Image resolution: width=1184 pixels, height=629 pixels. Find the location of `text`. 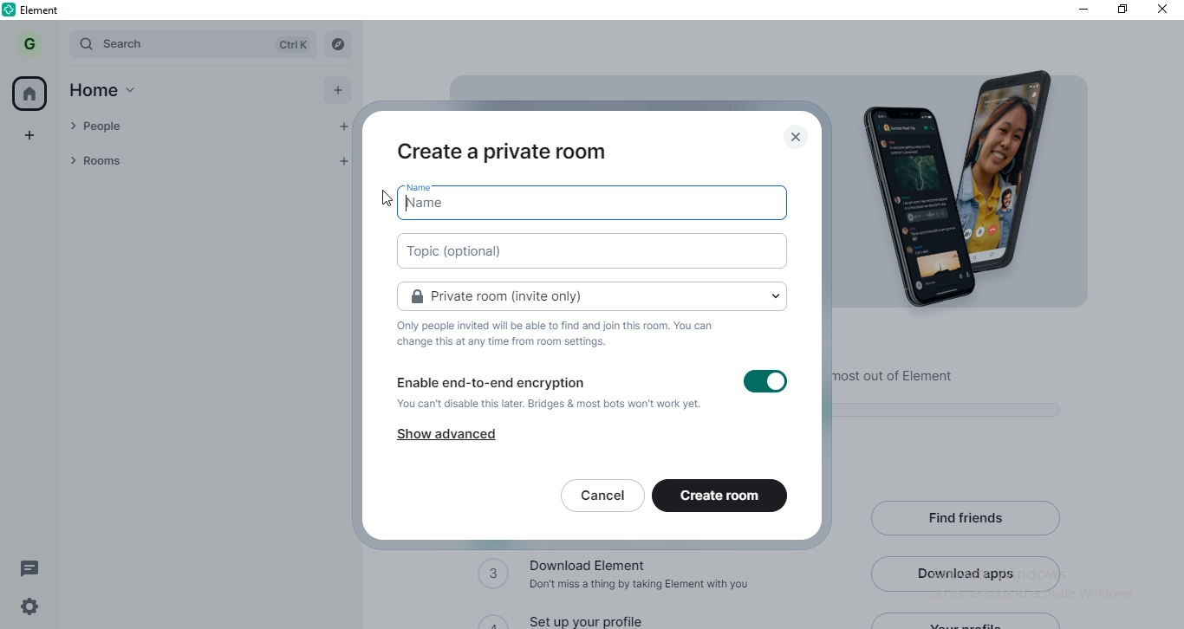

text is located at coordinates (562, 334).